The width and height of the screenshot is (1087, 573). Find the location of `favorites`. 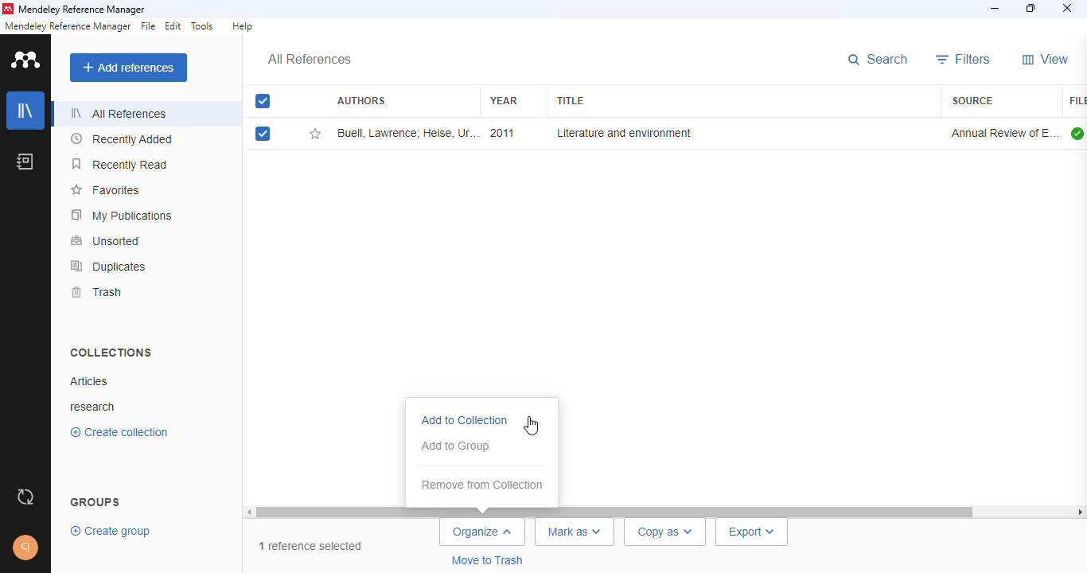

favorites is located at coordinates (107, 190).